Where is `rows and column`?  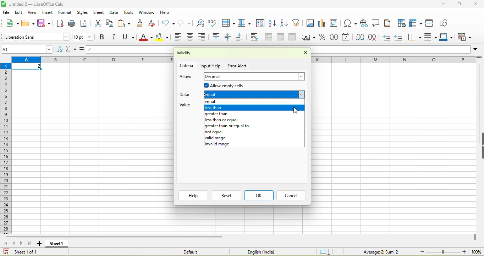 rows and column is located at coordinates (416, 23).